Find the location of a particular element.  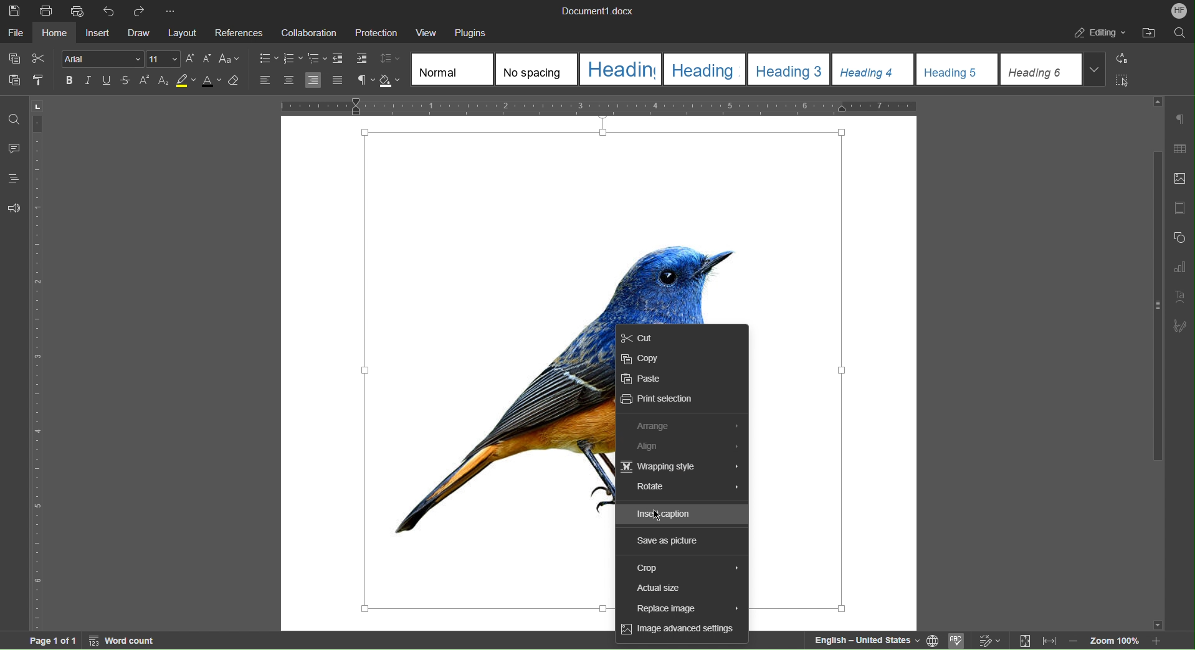

Underline is located at coordinates (107, 81).